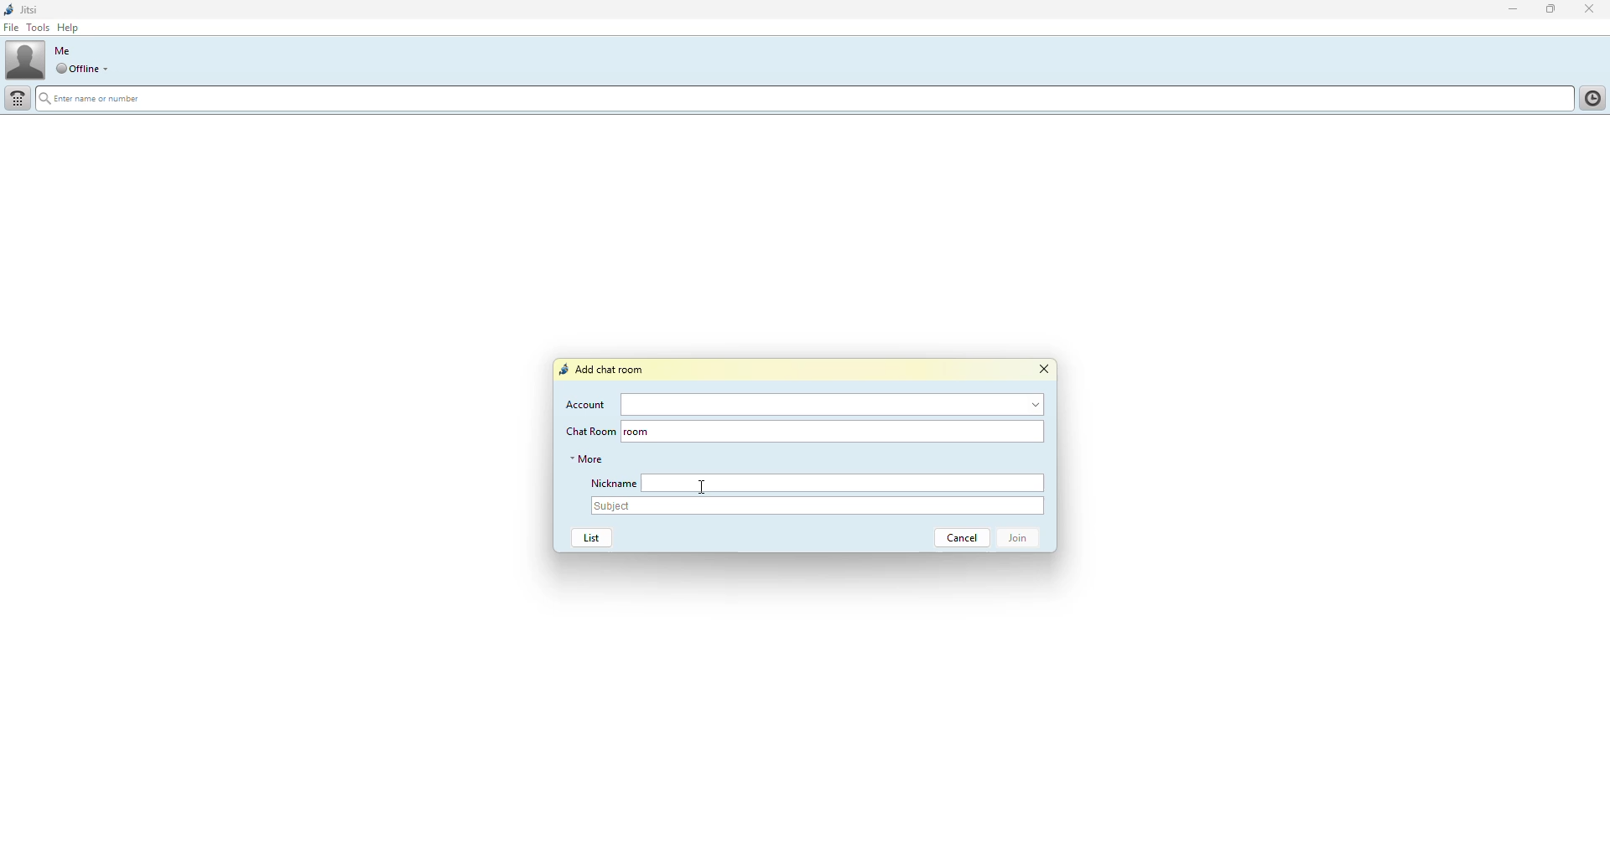 The image size is (1610, 865). Describe the element at coordinates (1550, 10) in the screenshot. I see `maximize` at that location.